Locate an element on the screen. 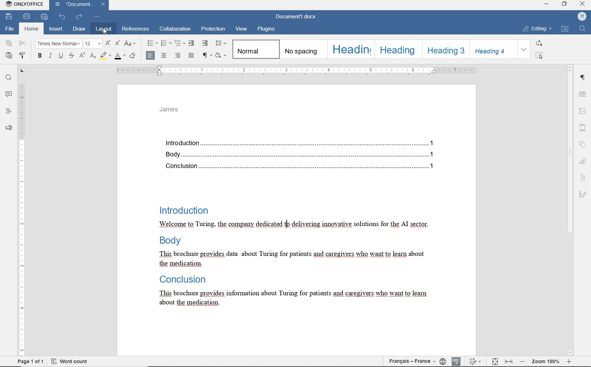  SELECT ALL is located at coordinates (540, 56).